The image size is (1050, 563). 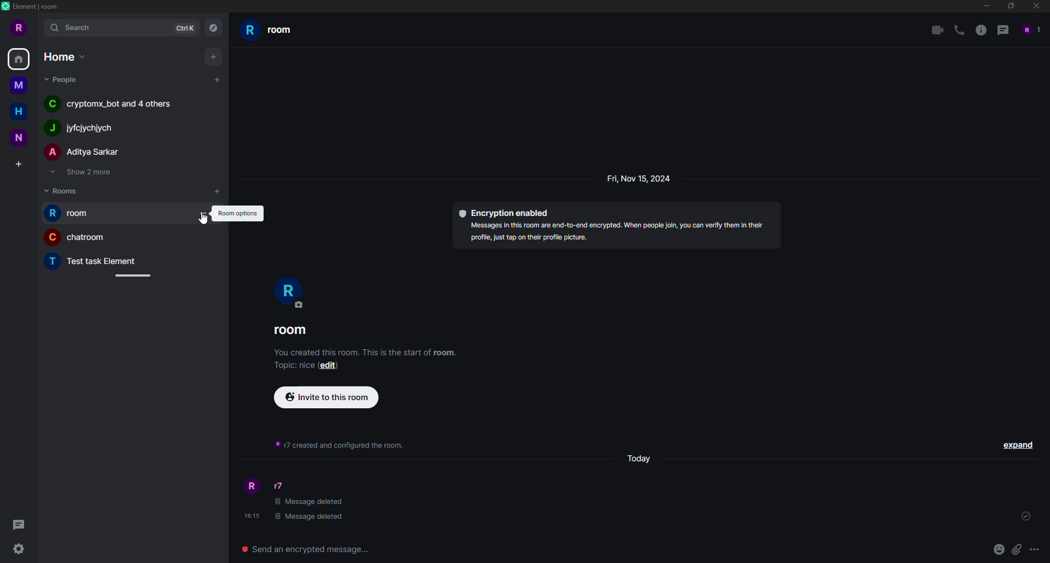 What do you see at coordinates (1034, 549) in the screenshot?
I see `more` at bounding box center [1034, 549].